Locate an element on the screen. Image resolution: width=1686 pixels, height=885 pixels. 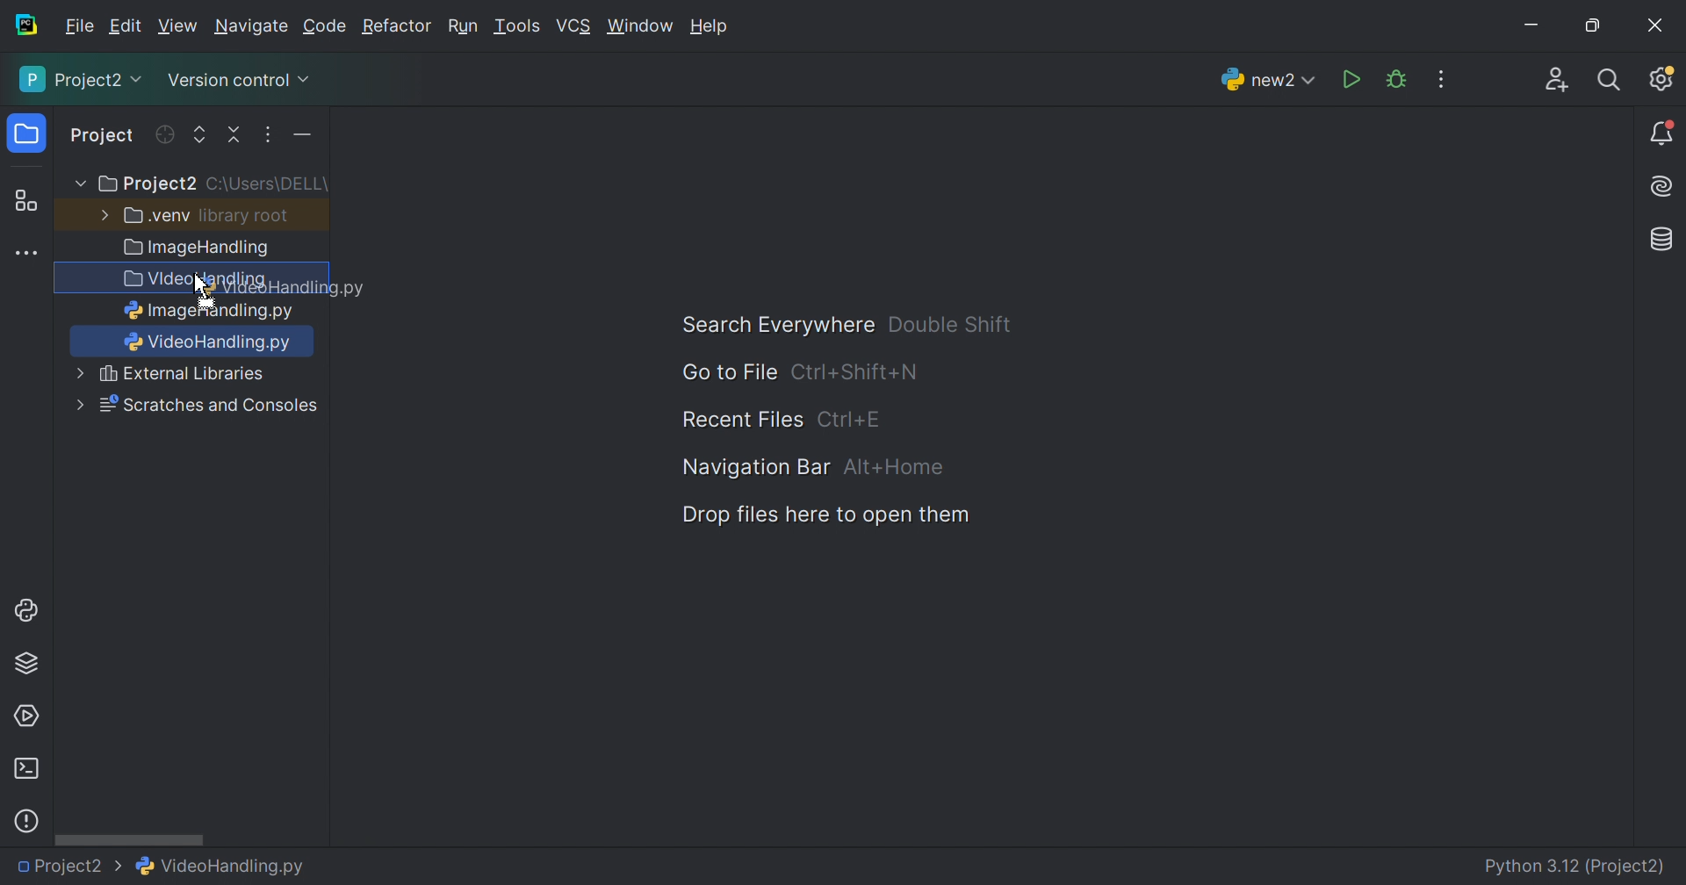
Python 3.12 (Project2) is located at coordinates (1576, 867).